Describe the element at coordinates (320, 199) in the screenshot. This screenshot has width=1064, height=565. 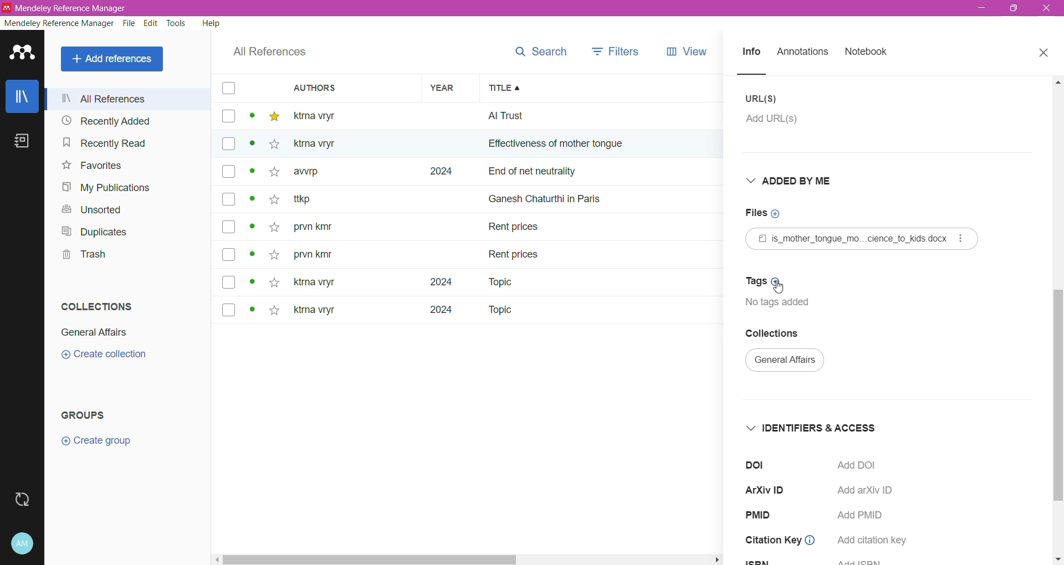
I see `~ ttkp` at that location.